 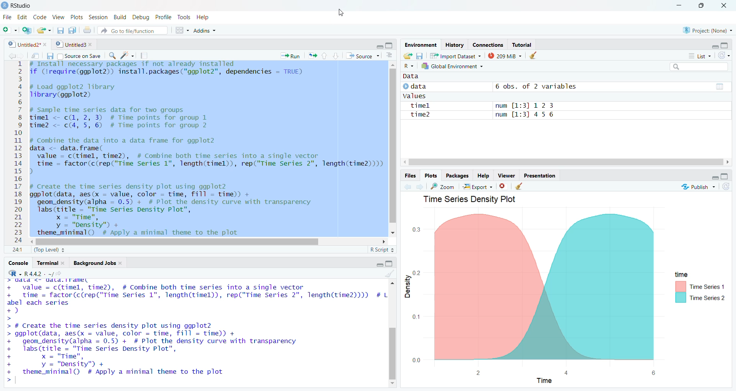 What do you see at coordinates (159, 353) in the screenshot?
I see `> # Create the time series density plot using ggplot2

> ggplot(data, aes(x = value, color = time, fill = time)) +

+ geom_density(alpha = 0.5) + # Plot the density curve with transparency
+ labs(title = "Time Series Density Plot",

+ x = "Time",

+ y = "Density") +

+  theme_minimal() # Apply a minimal theme to the plot

>|` at bounding box center [159, 353].